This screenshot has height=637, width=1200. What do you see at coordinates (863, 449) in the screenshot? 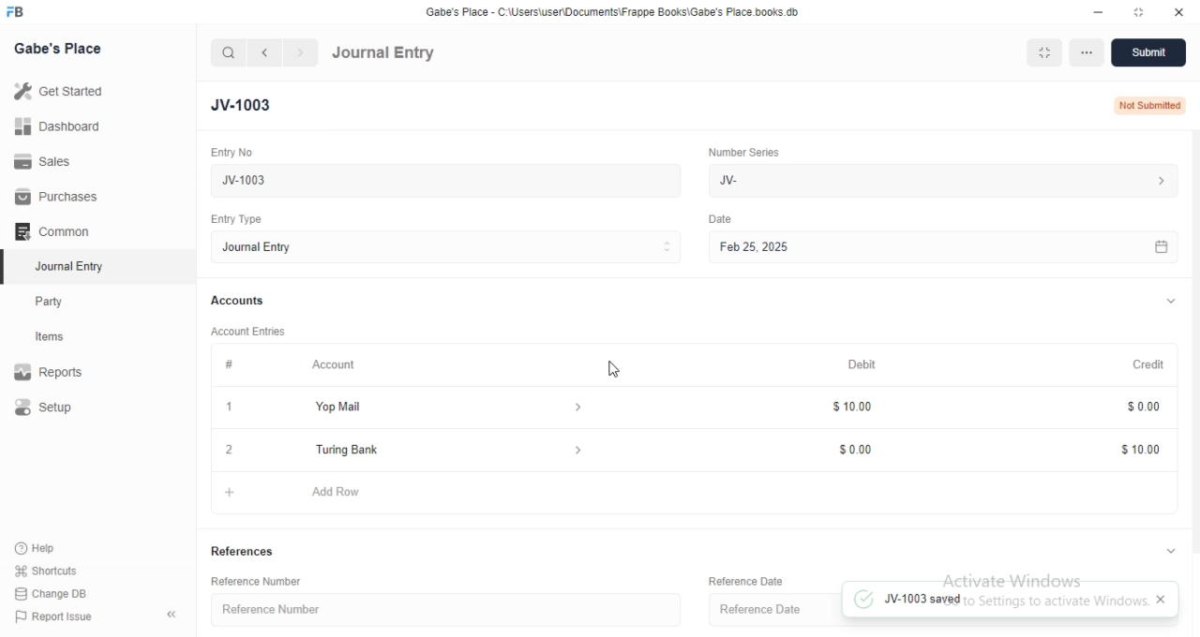
I see `$0.00` at bounding box center [863, 449].